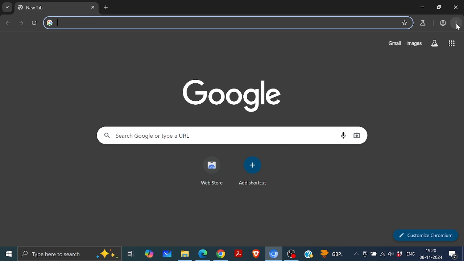 This screenshot has width=464, height=261. I want to click on Chrome lab, so click(423, 22).